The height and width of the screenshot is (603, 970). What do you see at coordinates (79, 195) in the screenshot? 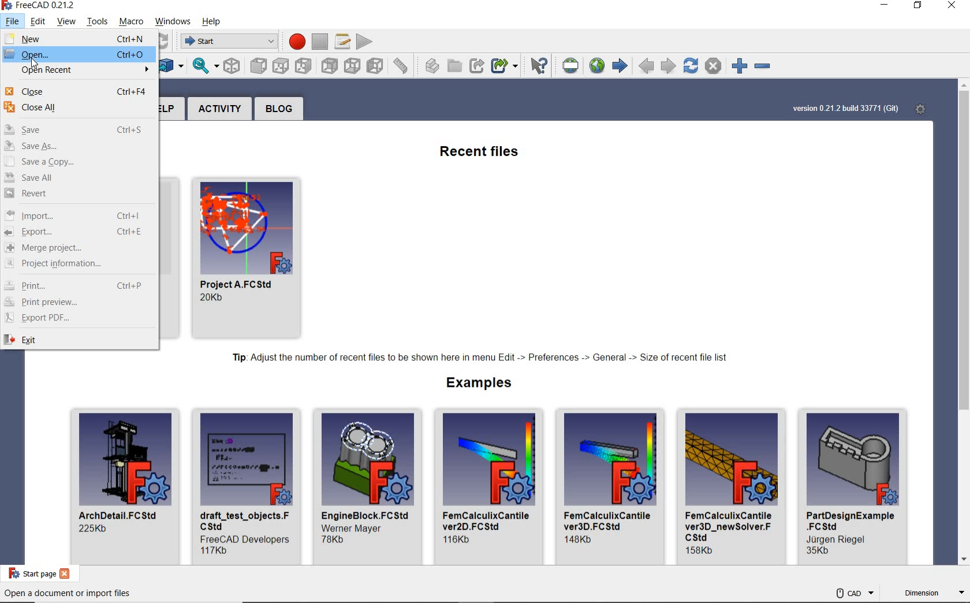
I see `REVERT` at bounding box center [79, 195].